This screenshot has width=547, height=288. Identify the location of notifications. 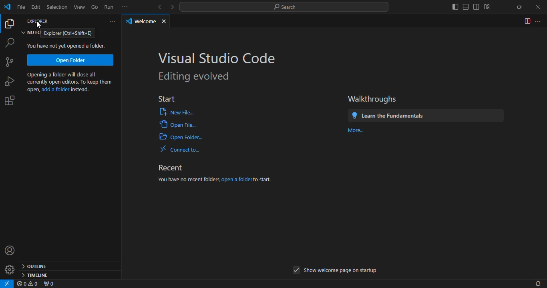
(537, 283).